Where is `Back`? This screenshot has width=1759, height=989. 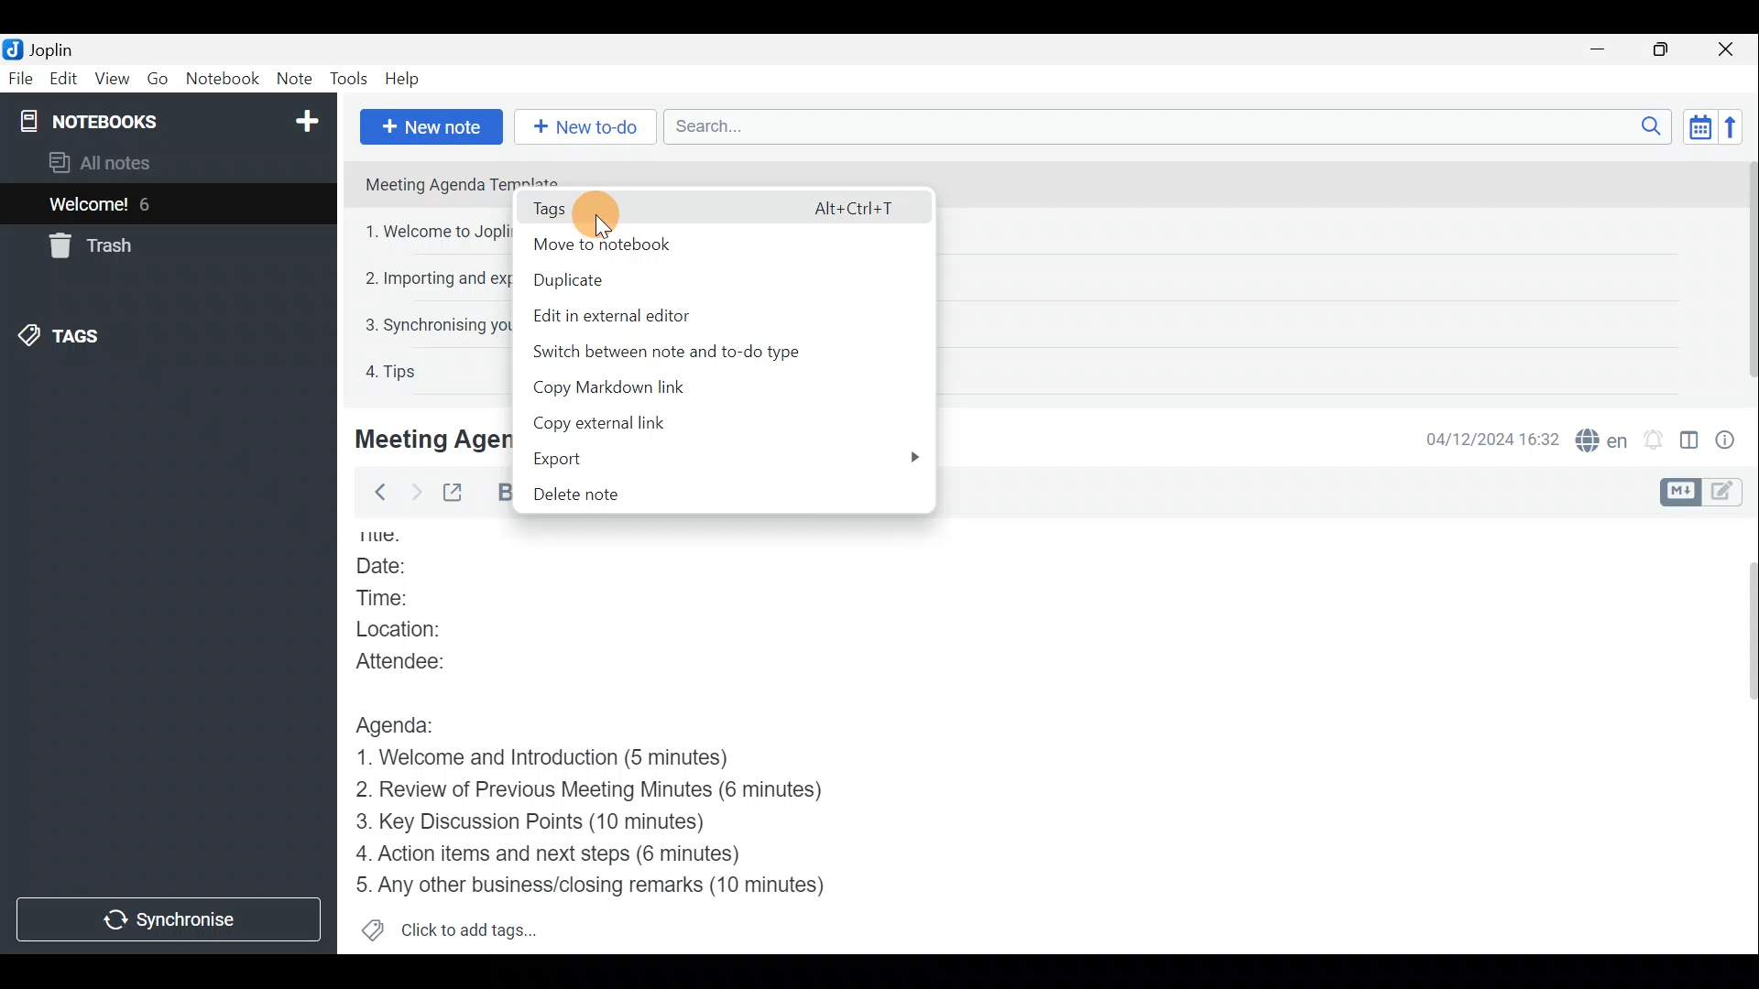 Back is located at coordinates (375, 495).